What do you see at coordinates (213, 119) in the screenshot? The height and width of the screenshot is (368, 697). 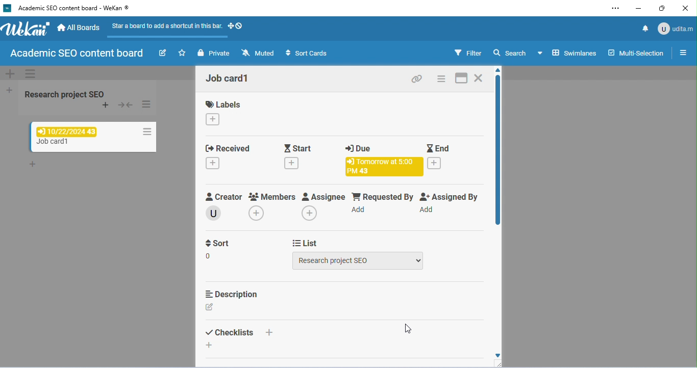 I see `change labels` at bounding box center [213, 119].